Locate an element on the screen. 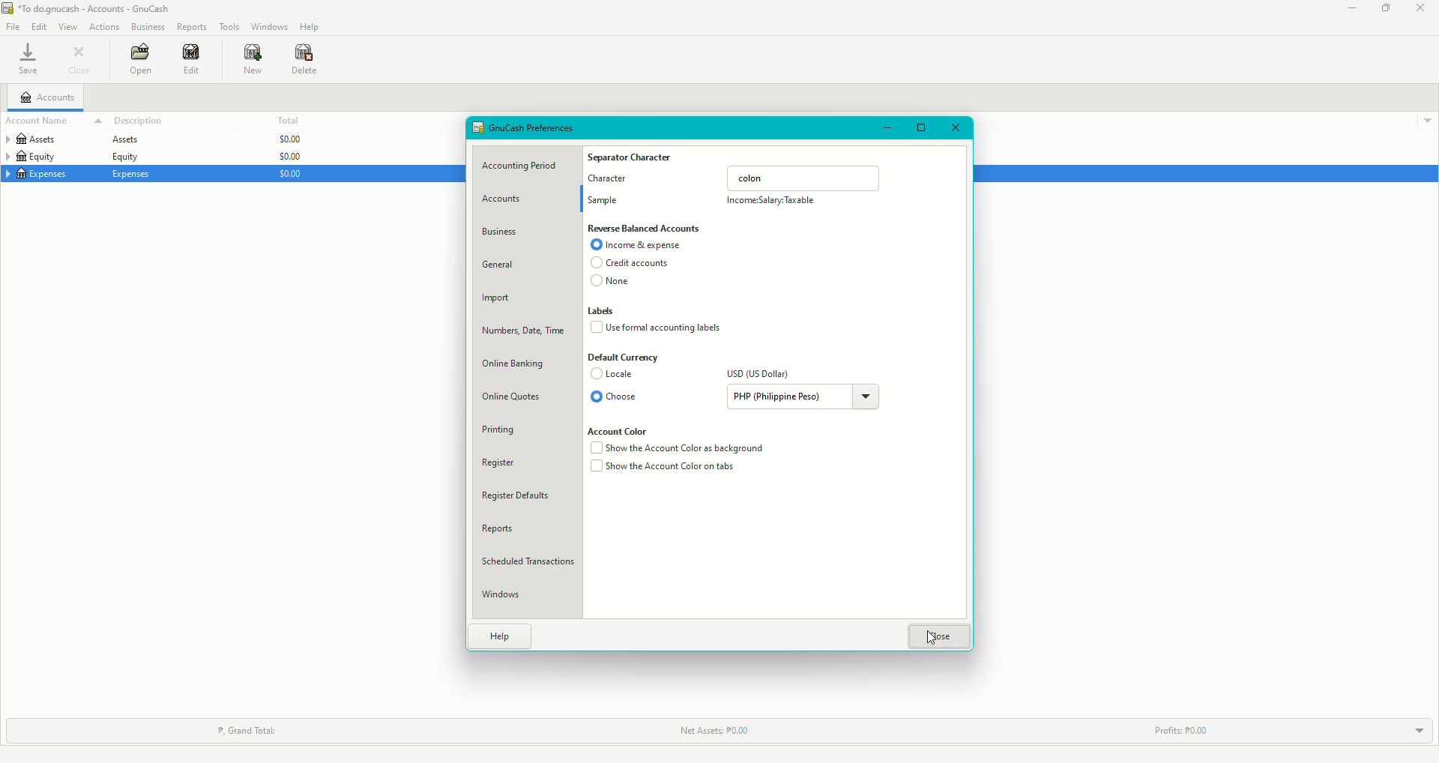  Description is located at coordinates (139, 121).